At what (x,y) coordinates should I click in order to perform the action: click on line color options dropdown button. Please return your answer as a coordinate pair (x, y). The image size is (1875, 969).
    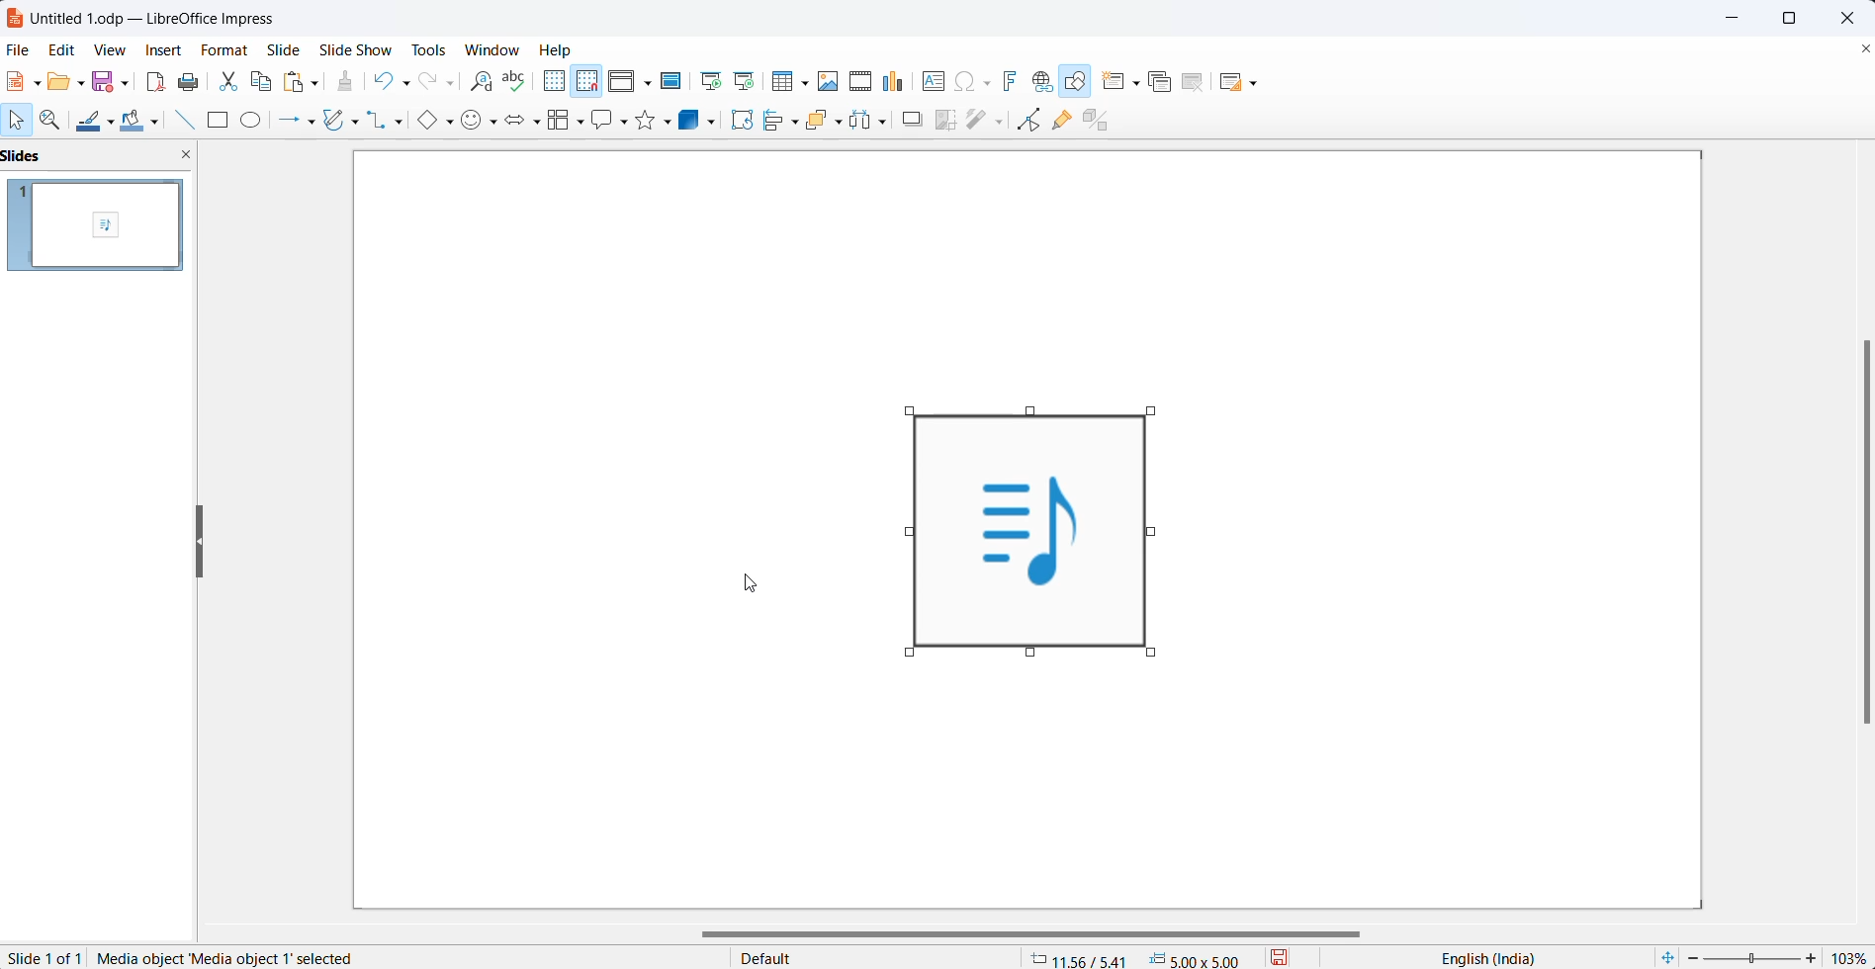
    Looking at the image, I should click on (116, 122).